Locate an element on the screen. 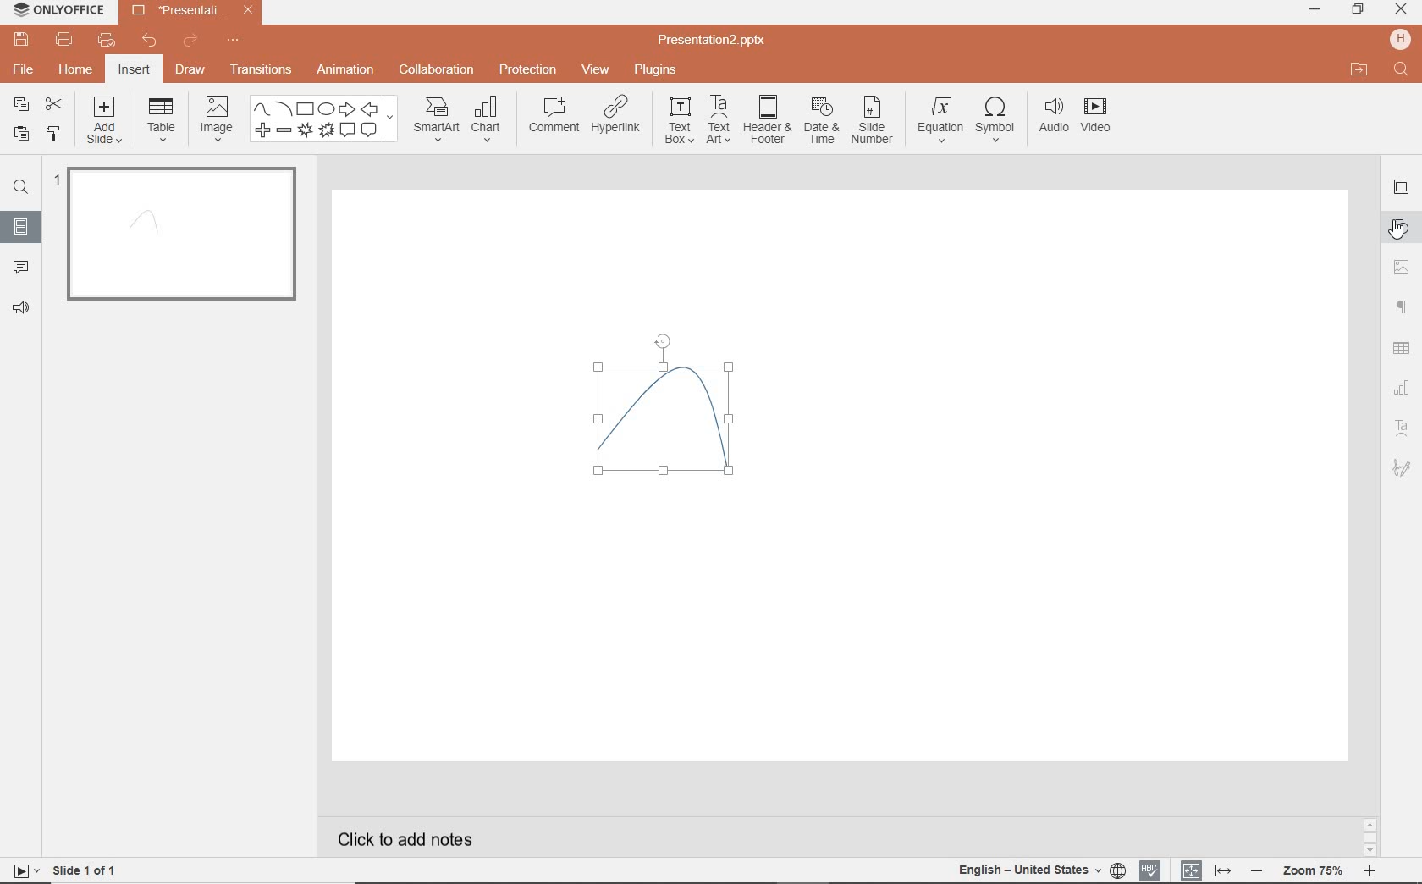 The image size is (1422, 884). image settings is located at coordinates (1402, 267).